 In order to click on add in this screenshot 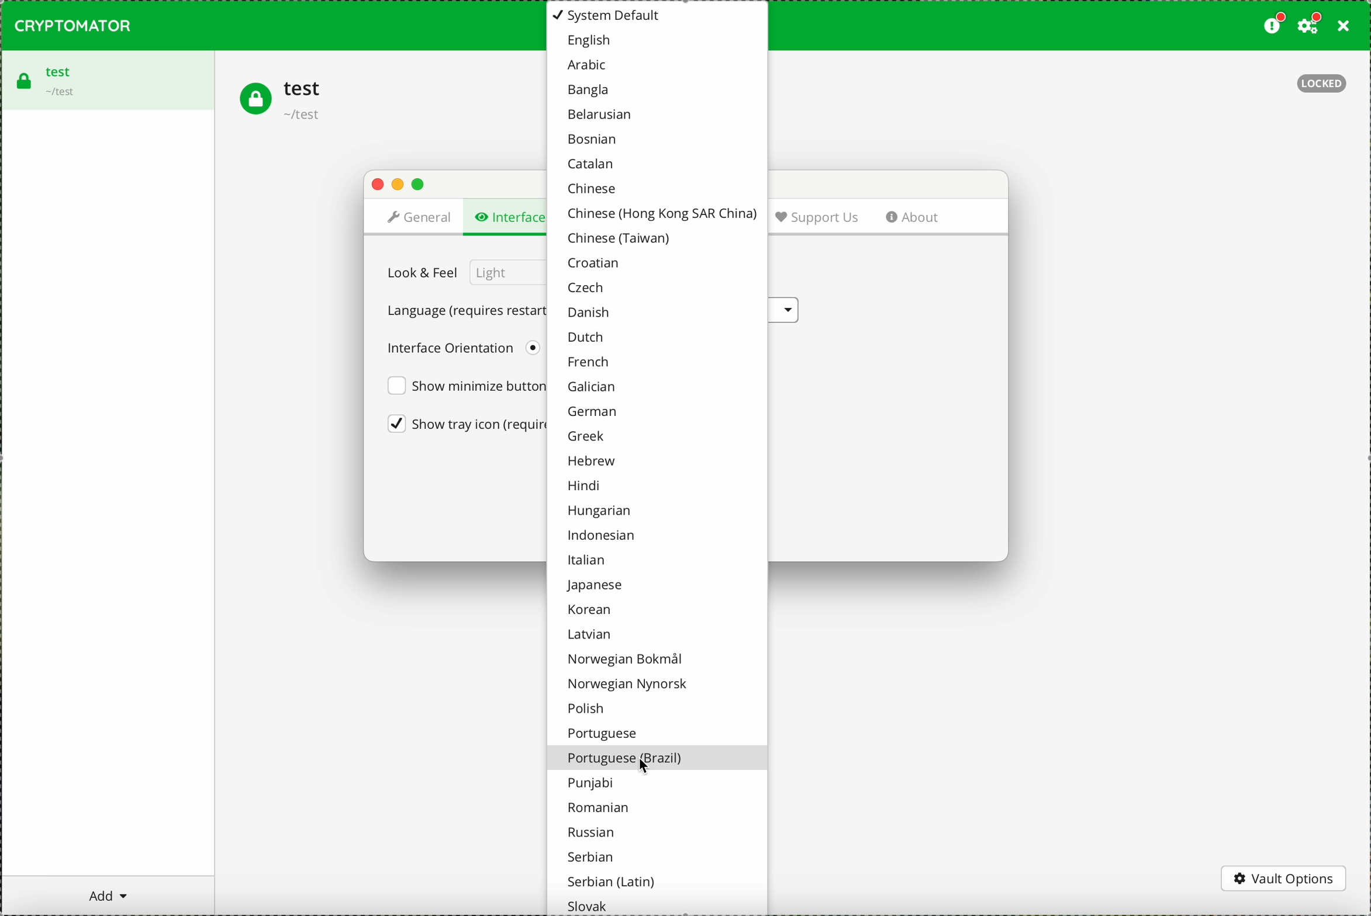, I will do `click(108, 897)`.